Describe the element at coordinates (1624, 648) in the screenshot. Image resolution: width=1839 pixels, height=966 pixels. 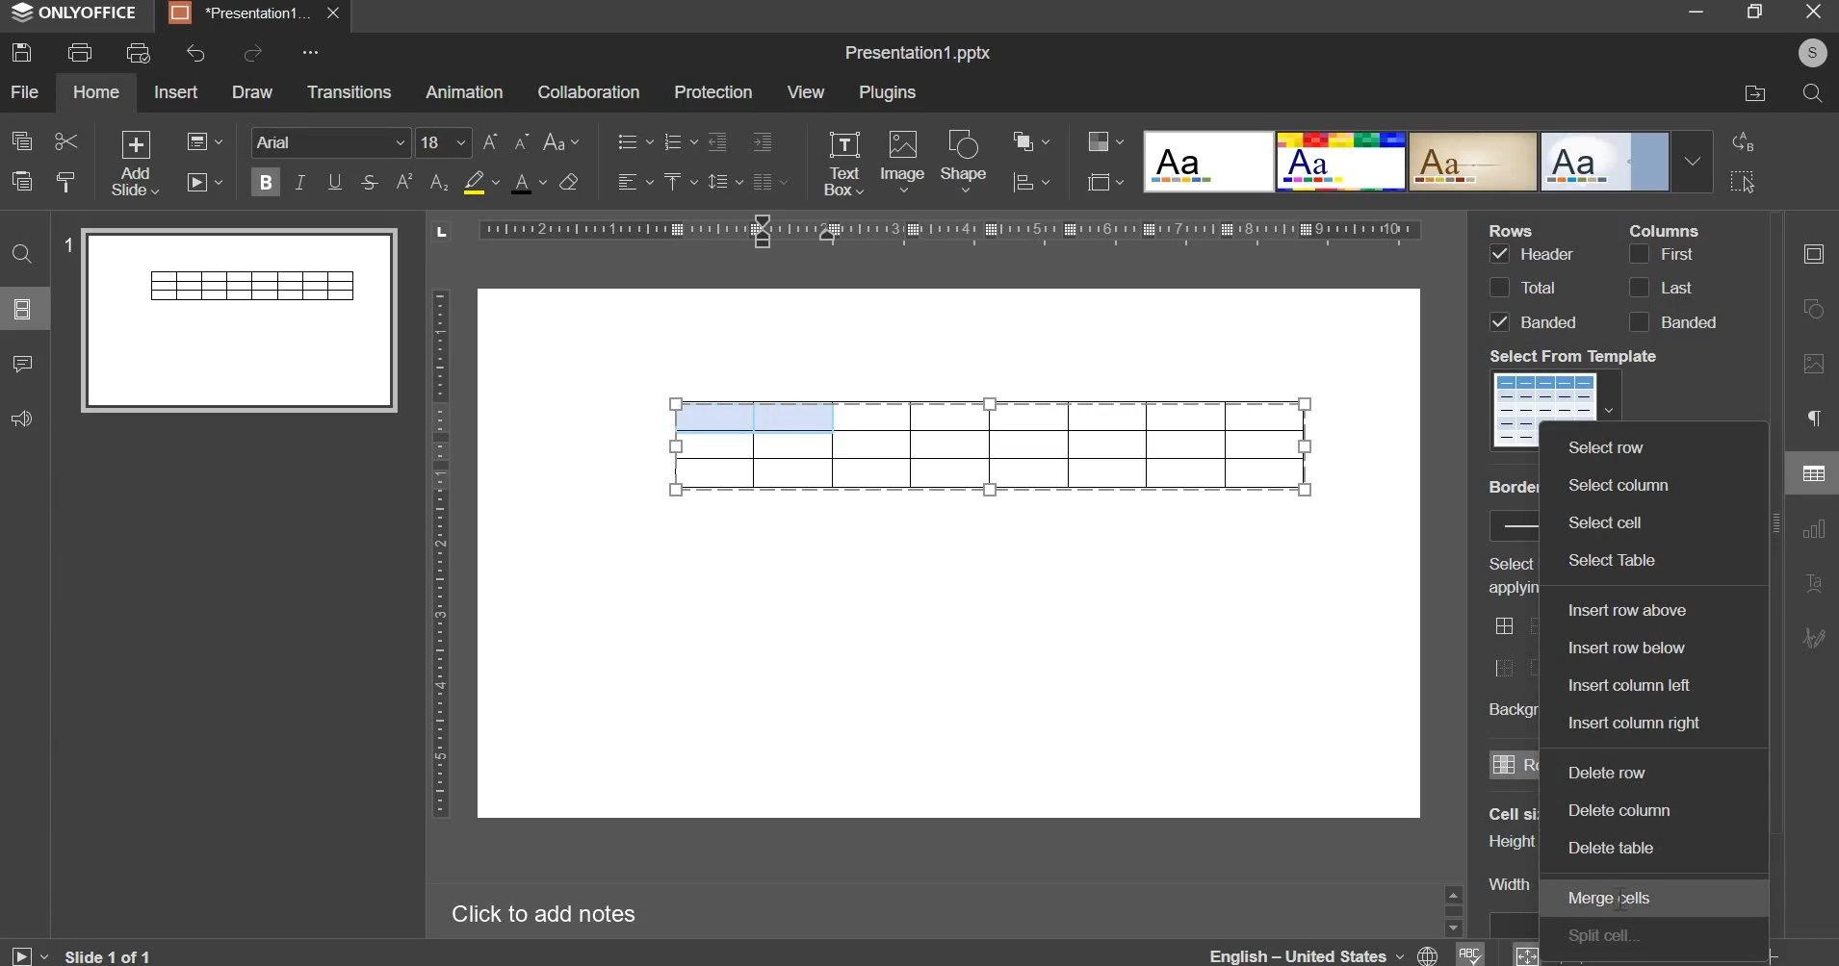
I see `insert row below` at that location.